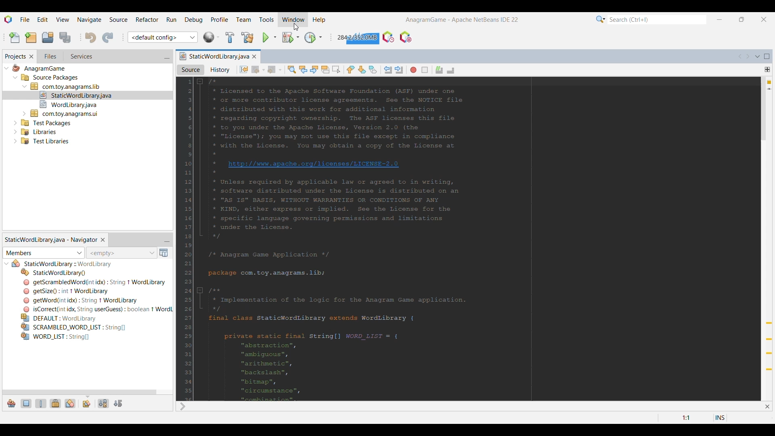 The image size is (775, 436). Describe the element at coordinates (47, 122) in the screenshot. I see `` at that location.